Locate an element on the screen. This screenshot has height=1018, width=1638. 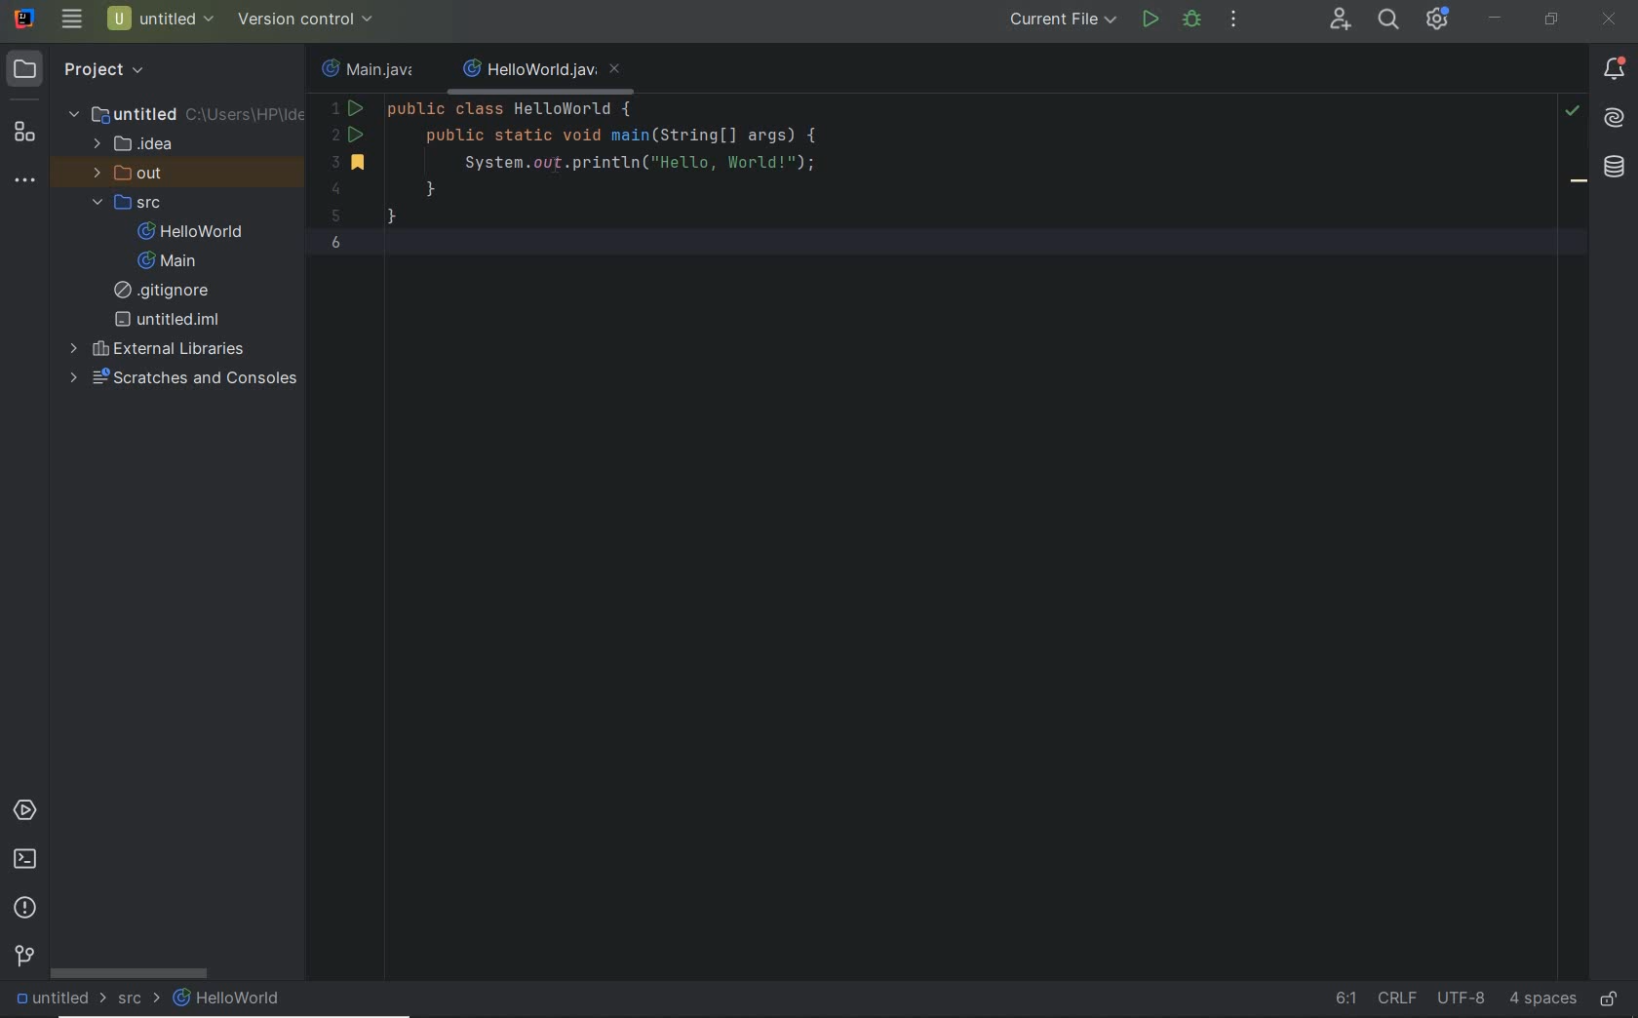
scratches and consoles is located at coordinates (176, 379).